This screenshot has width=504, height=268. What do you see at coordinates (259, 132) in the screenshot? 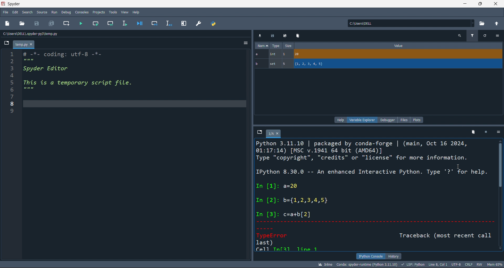
I see `browse tabs` at bounding box center [259, 132].